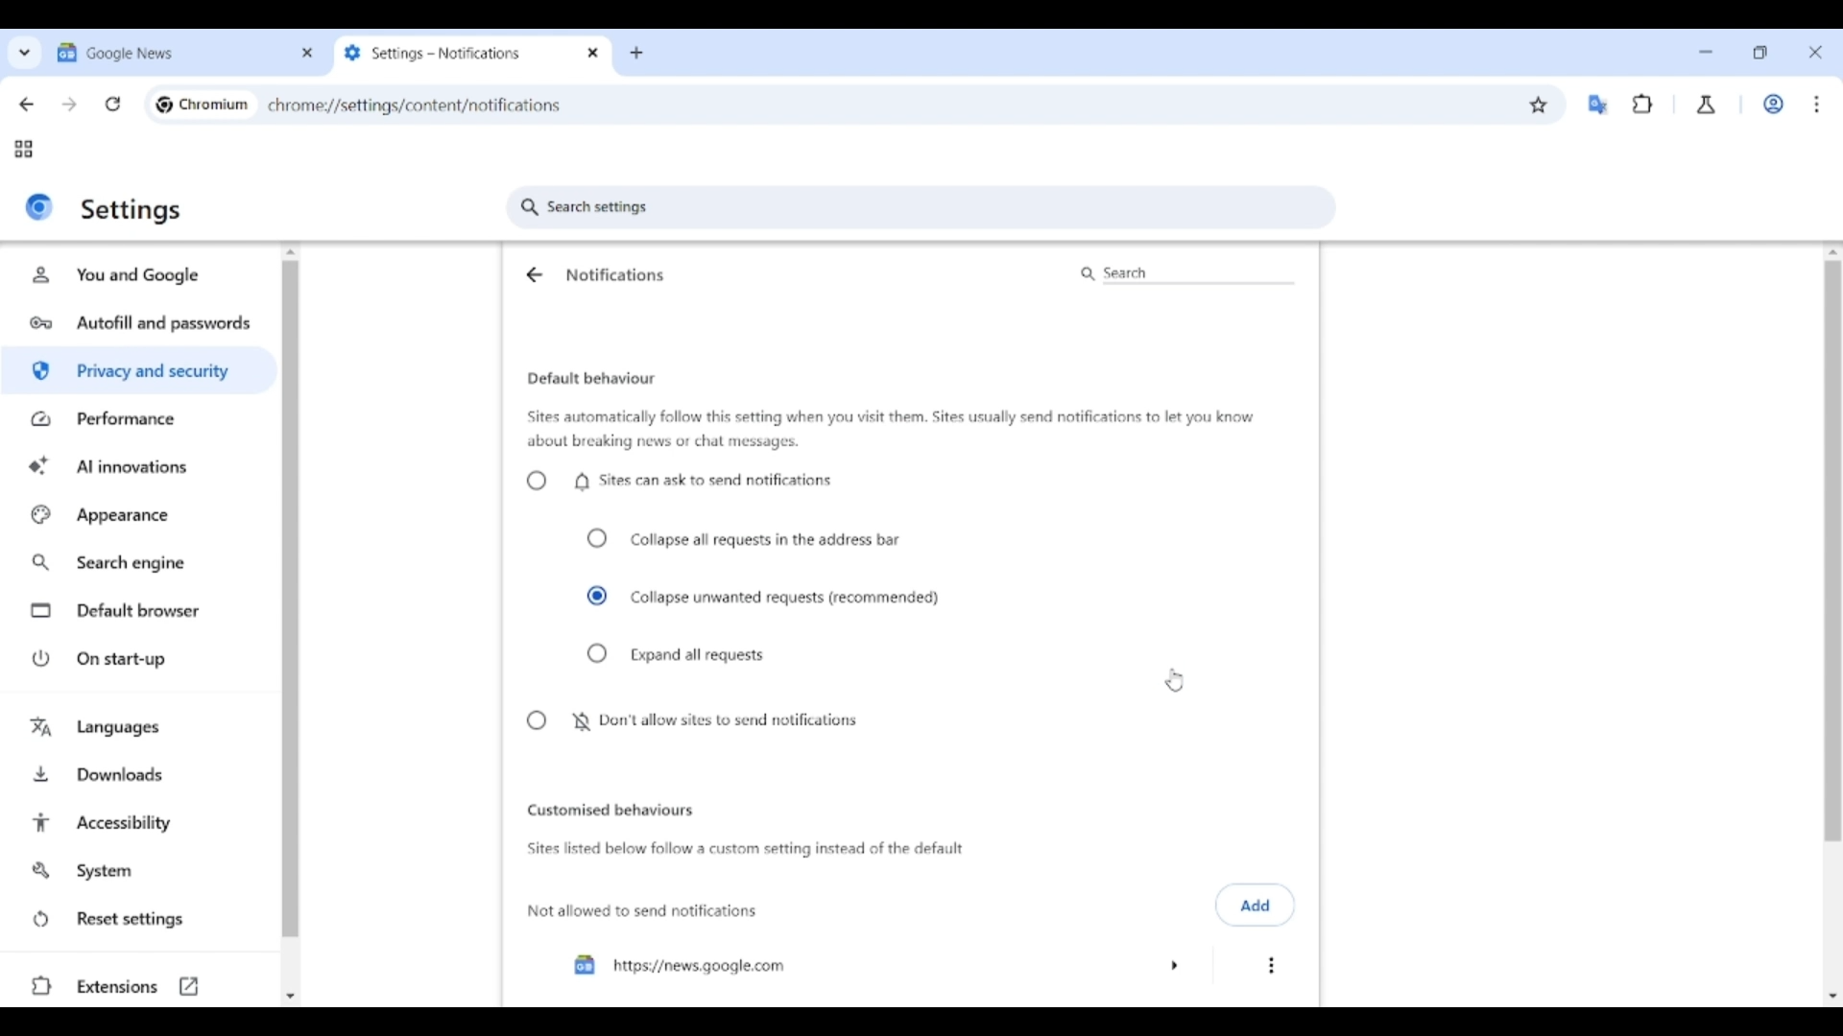 This screenshot has width=1843, height=1036. Describe the element at coordinates (1832, 457) in the screenshot. I see `Vertical slide bar` at that location.